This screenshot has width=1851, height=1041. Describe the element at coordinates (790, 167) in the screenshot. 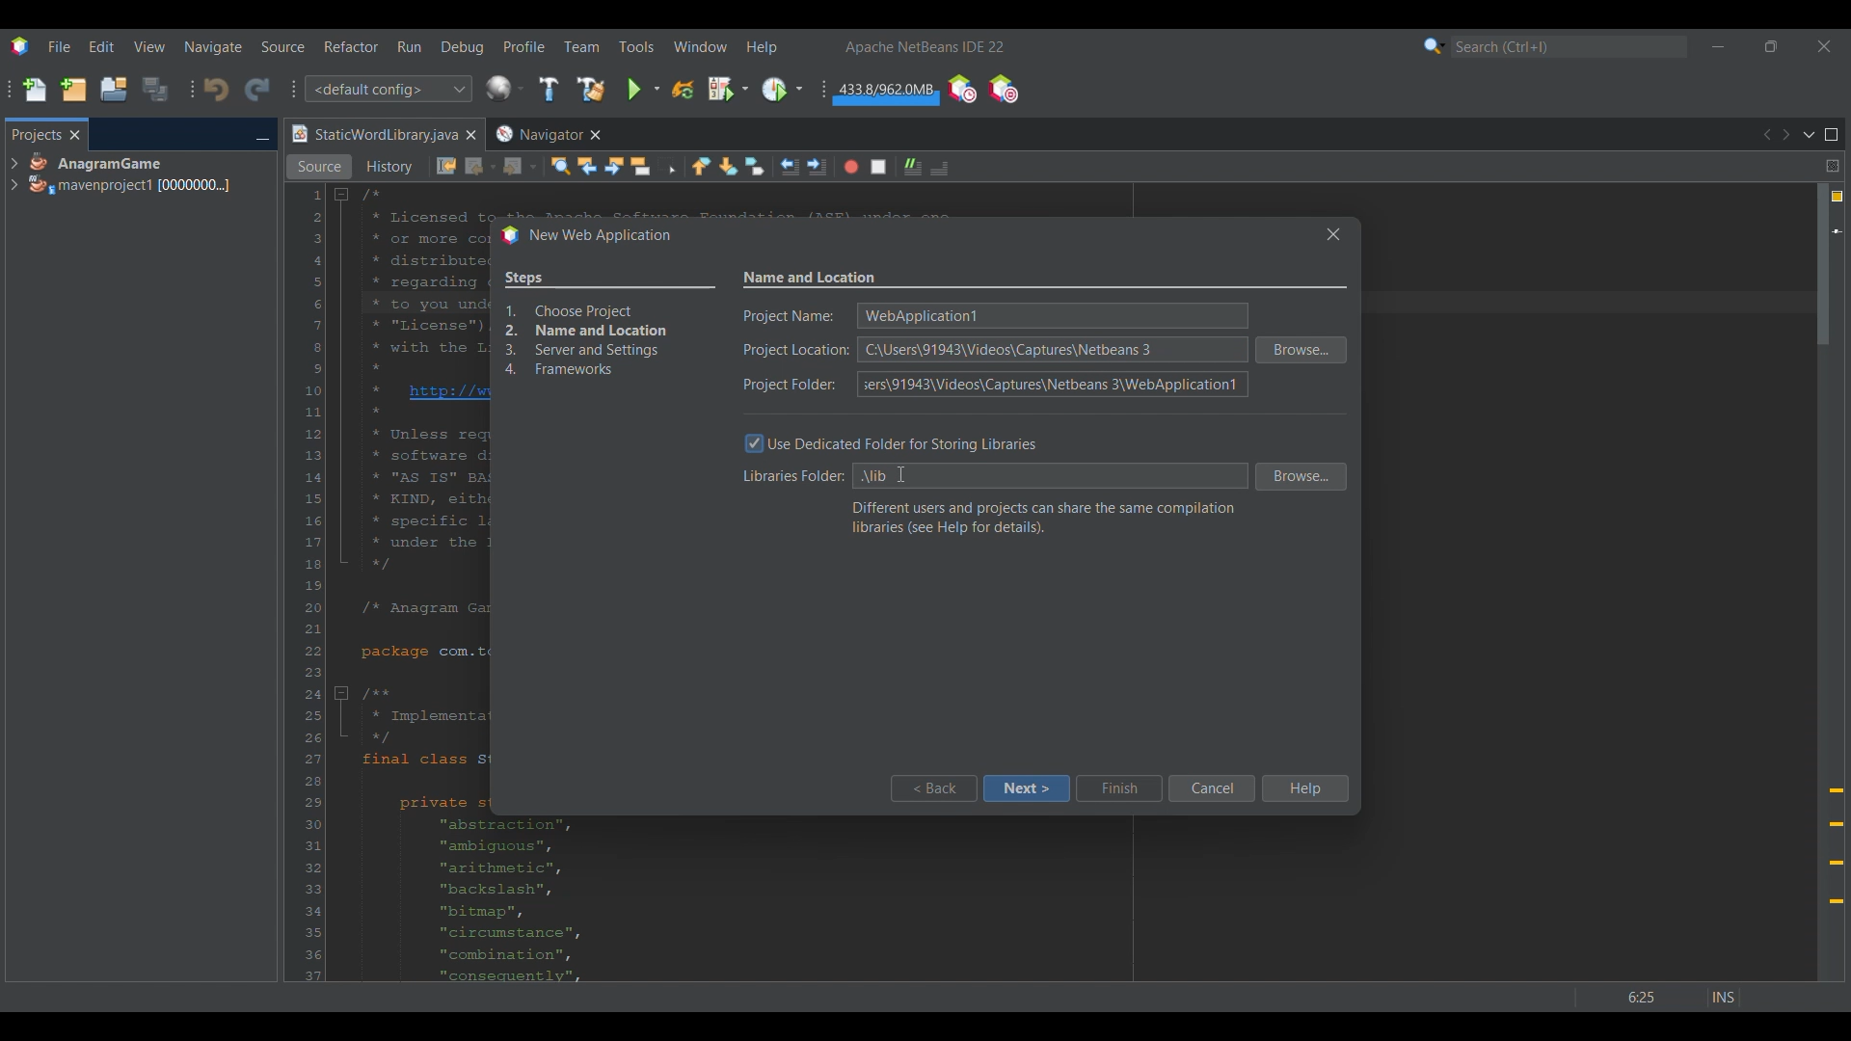

I see `Shift line left` at that location.